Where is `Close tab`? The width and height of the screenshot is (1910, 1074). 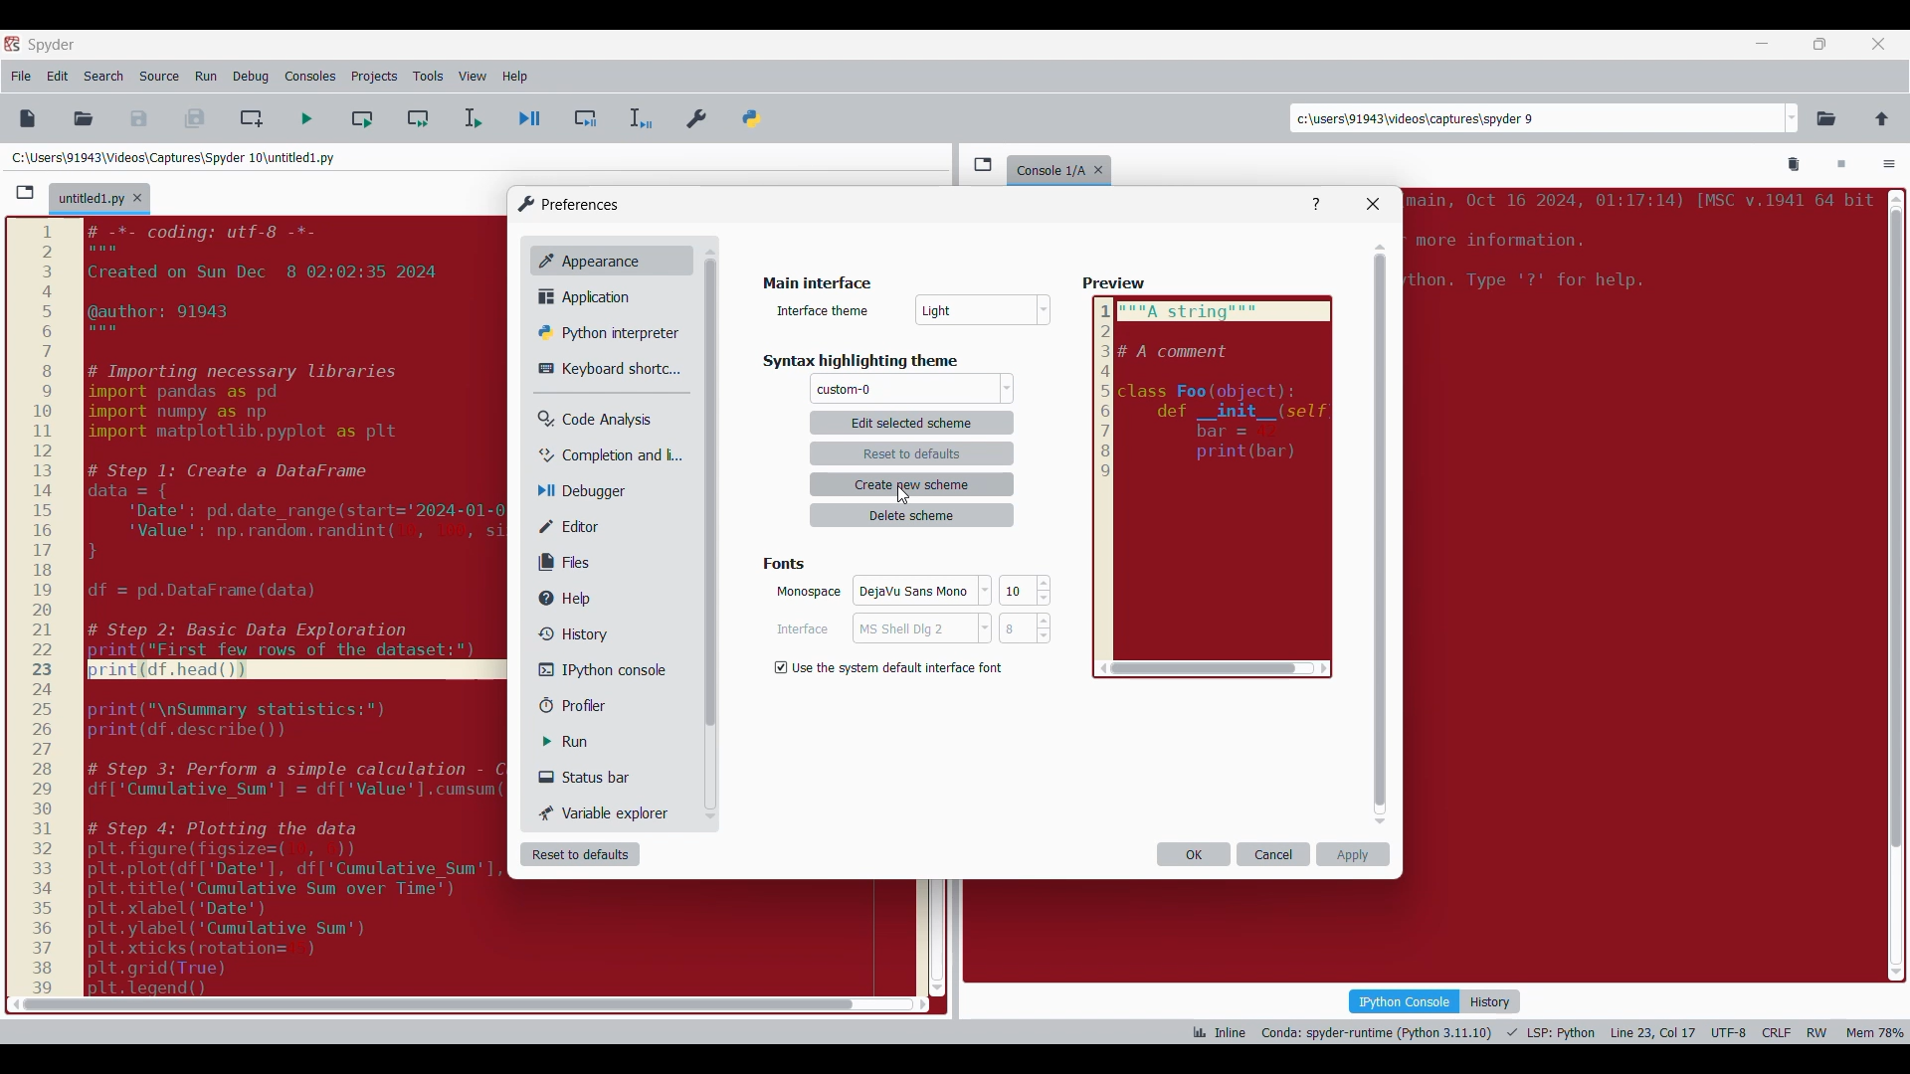
Close tab is located at coordinates (1103, 166).